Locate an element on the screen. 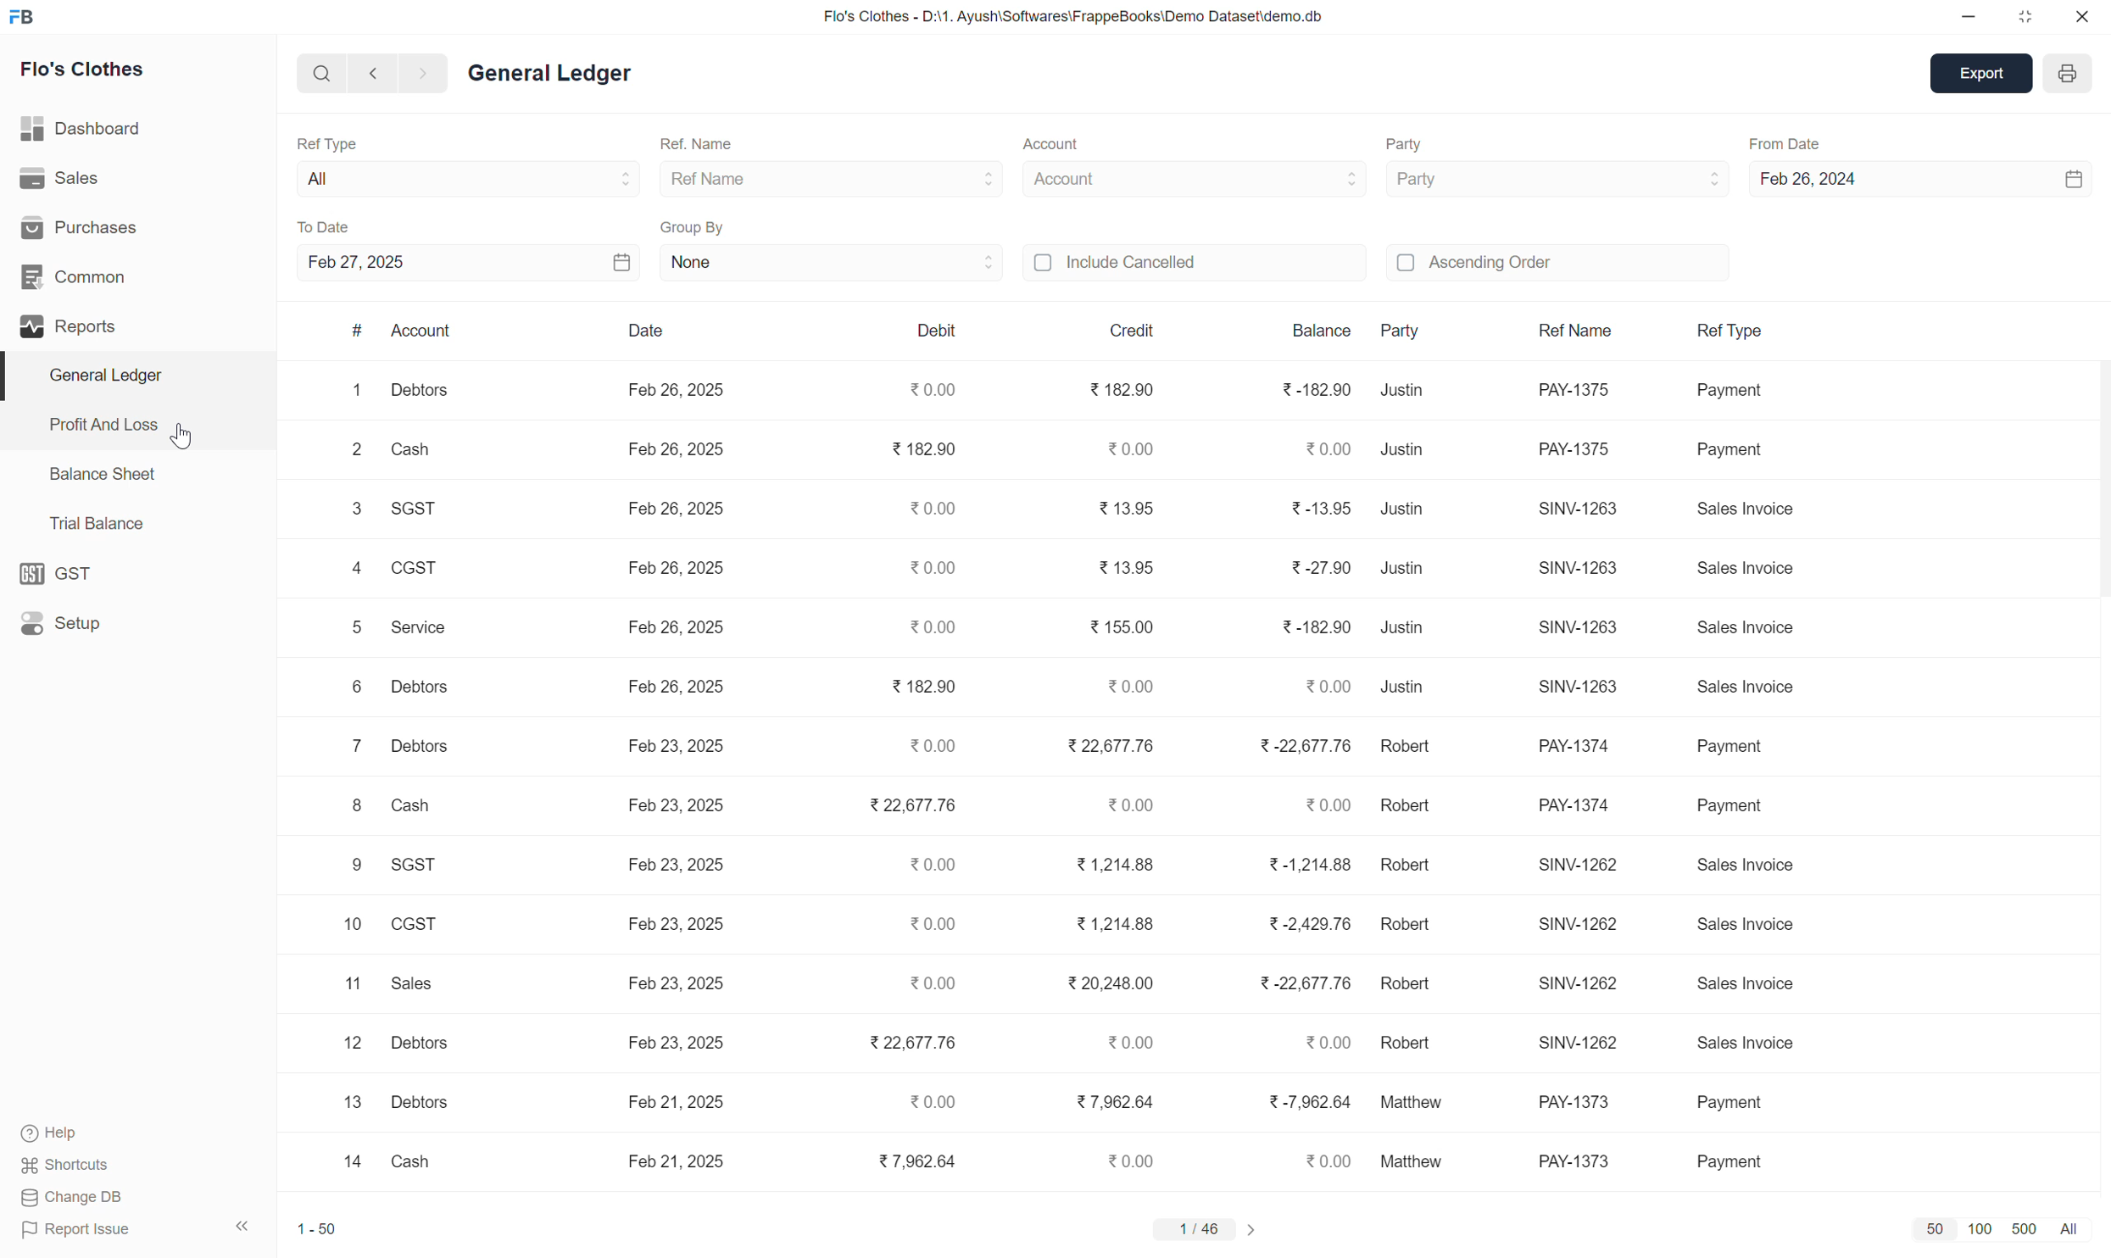  Feb 27, 2025 is located at coordinates (377, 261).